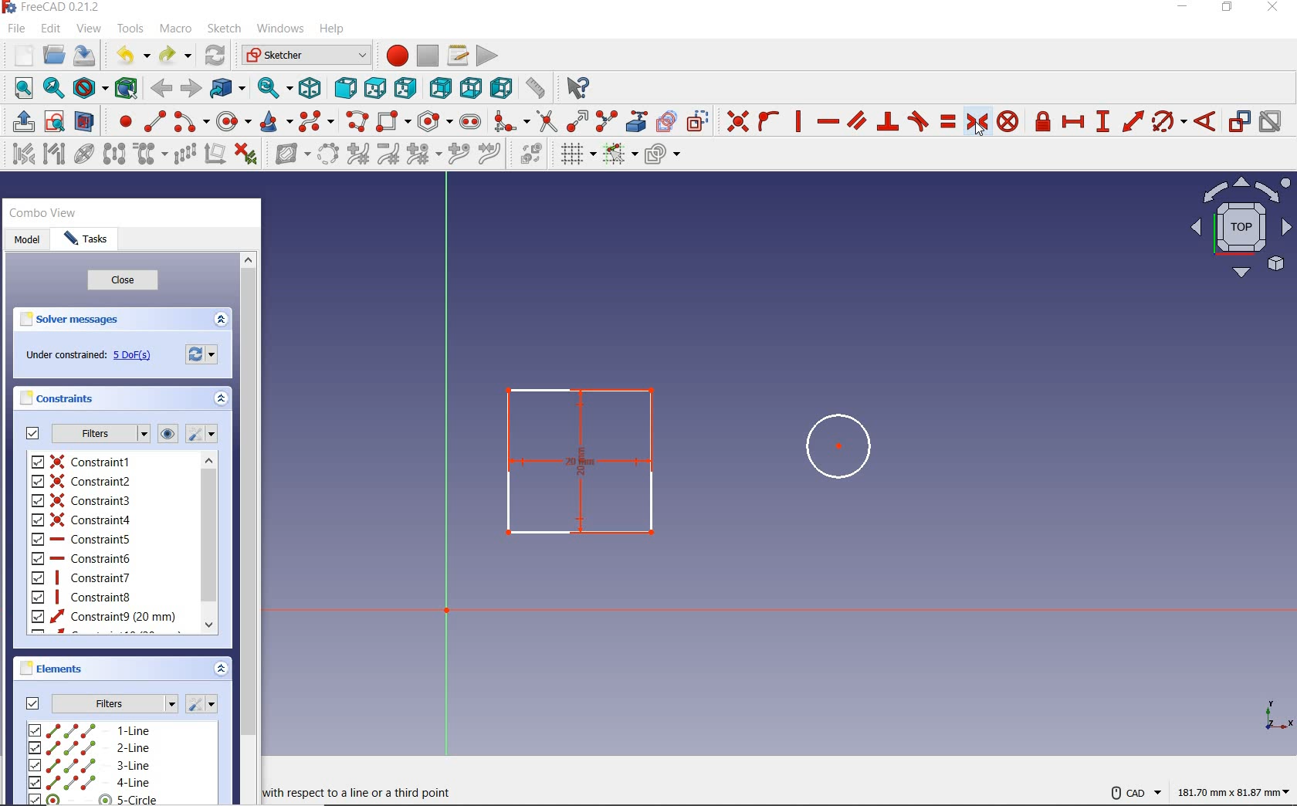  I want to click on fit all, so click(19, 90).